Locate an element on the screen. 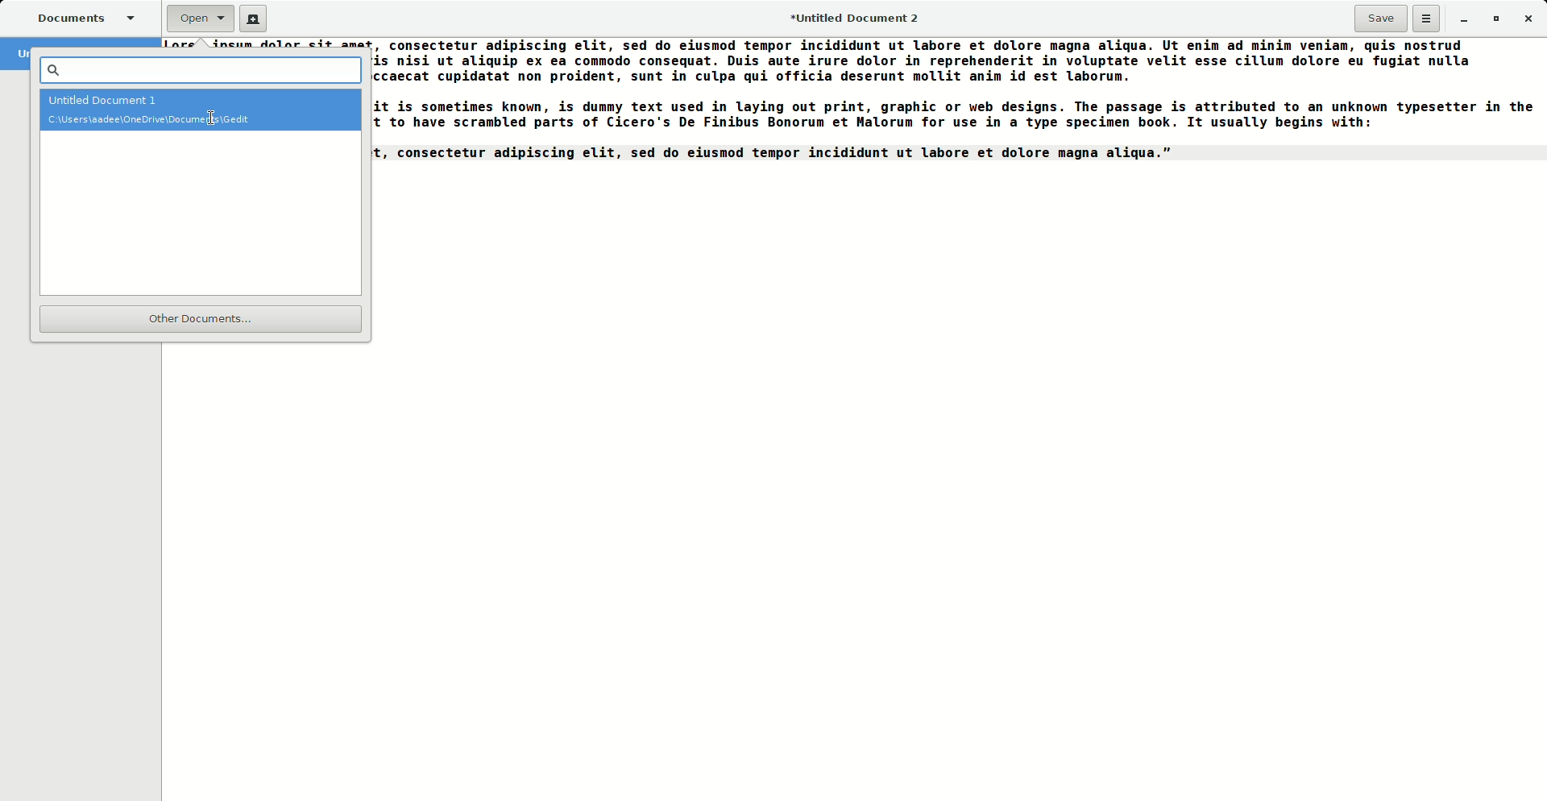 Image resolution: width=1547 pixels, height=801 pixels. Cursor is located at coordinates (213, 121).